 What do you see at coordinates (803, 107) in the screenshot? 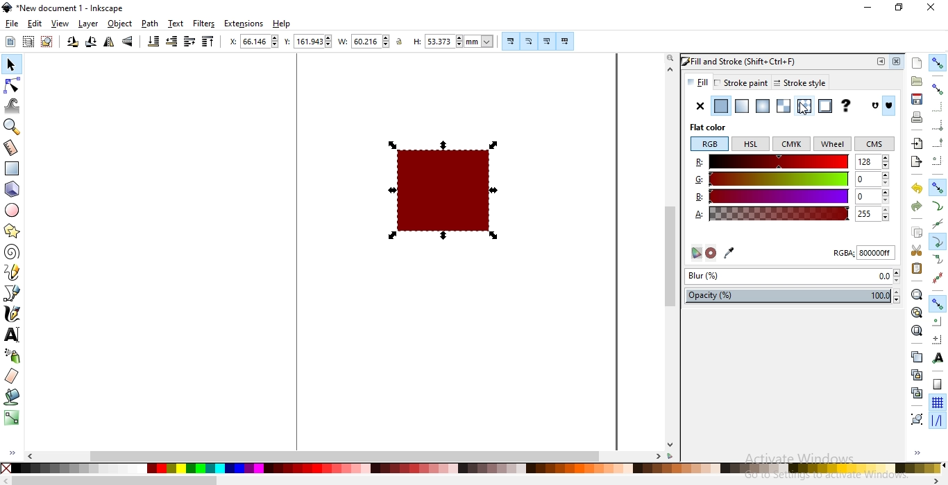
I see `pattern` at bounding box center [803, 107].